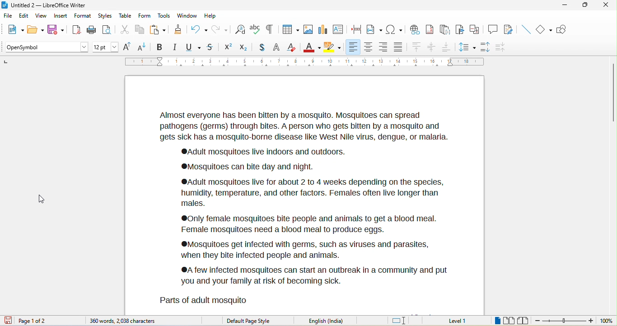  I want to click on background color, so click(334, 46).